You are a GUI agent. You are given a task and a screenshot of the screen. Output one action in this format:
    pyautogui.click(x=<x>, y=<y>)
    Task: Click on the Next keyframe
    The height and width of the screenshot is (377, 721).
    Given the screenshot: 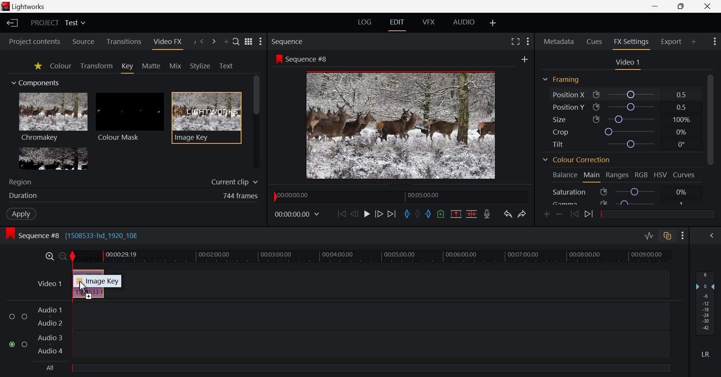 What is the action you would take?
    pyautogui.click(x=589, y=216)
    